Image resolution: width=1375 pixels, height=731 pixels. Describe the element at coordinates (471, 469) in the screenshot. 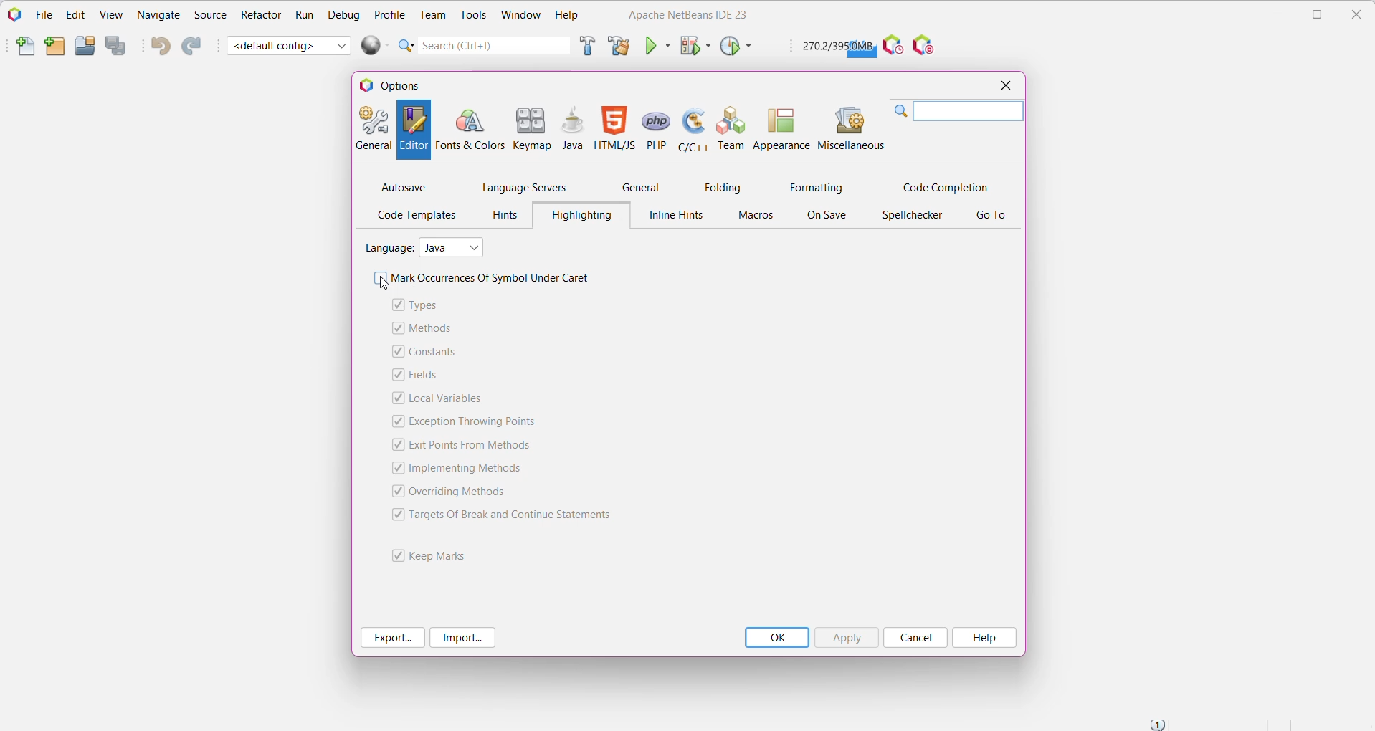

I see `Implementing Methods - click ro enable` at that location.